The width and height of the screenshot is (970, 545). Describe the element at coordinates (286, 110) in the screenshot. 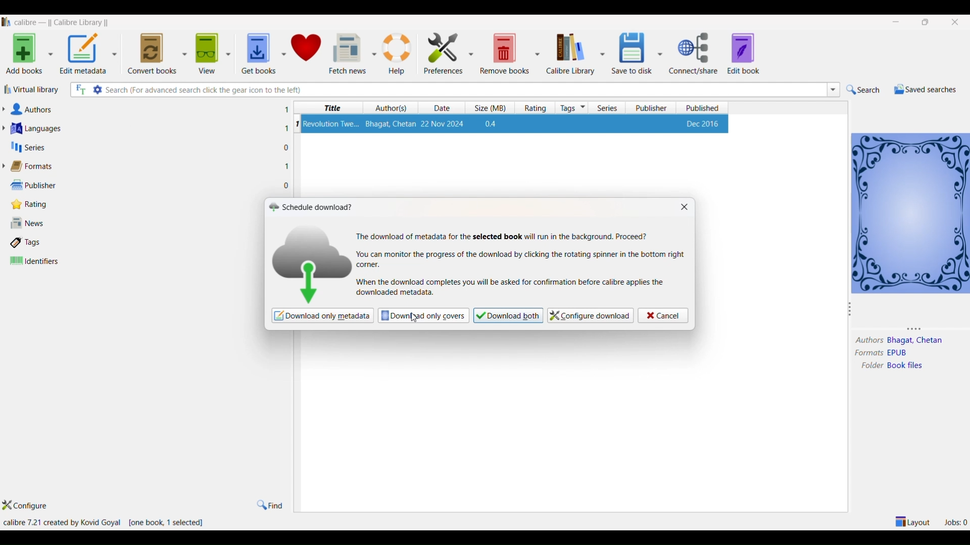

I see `1` at that location.